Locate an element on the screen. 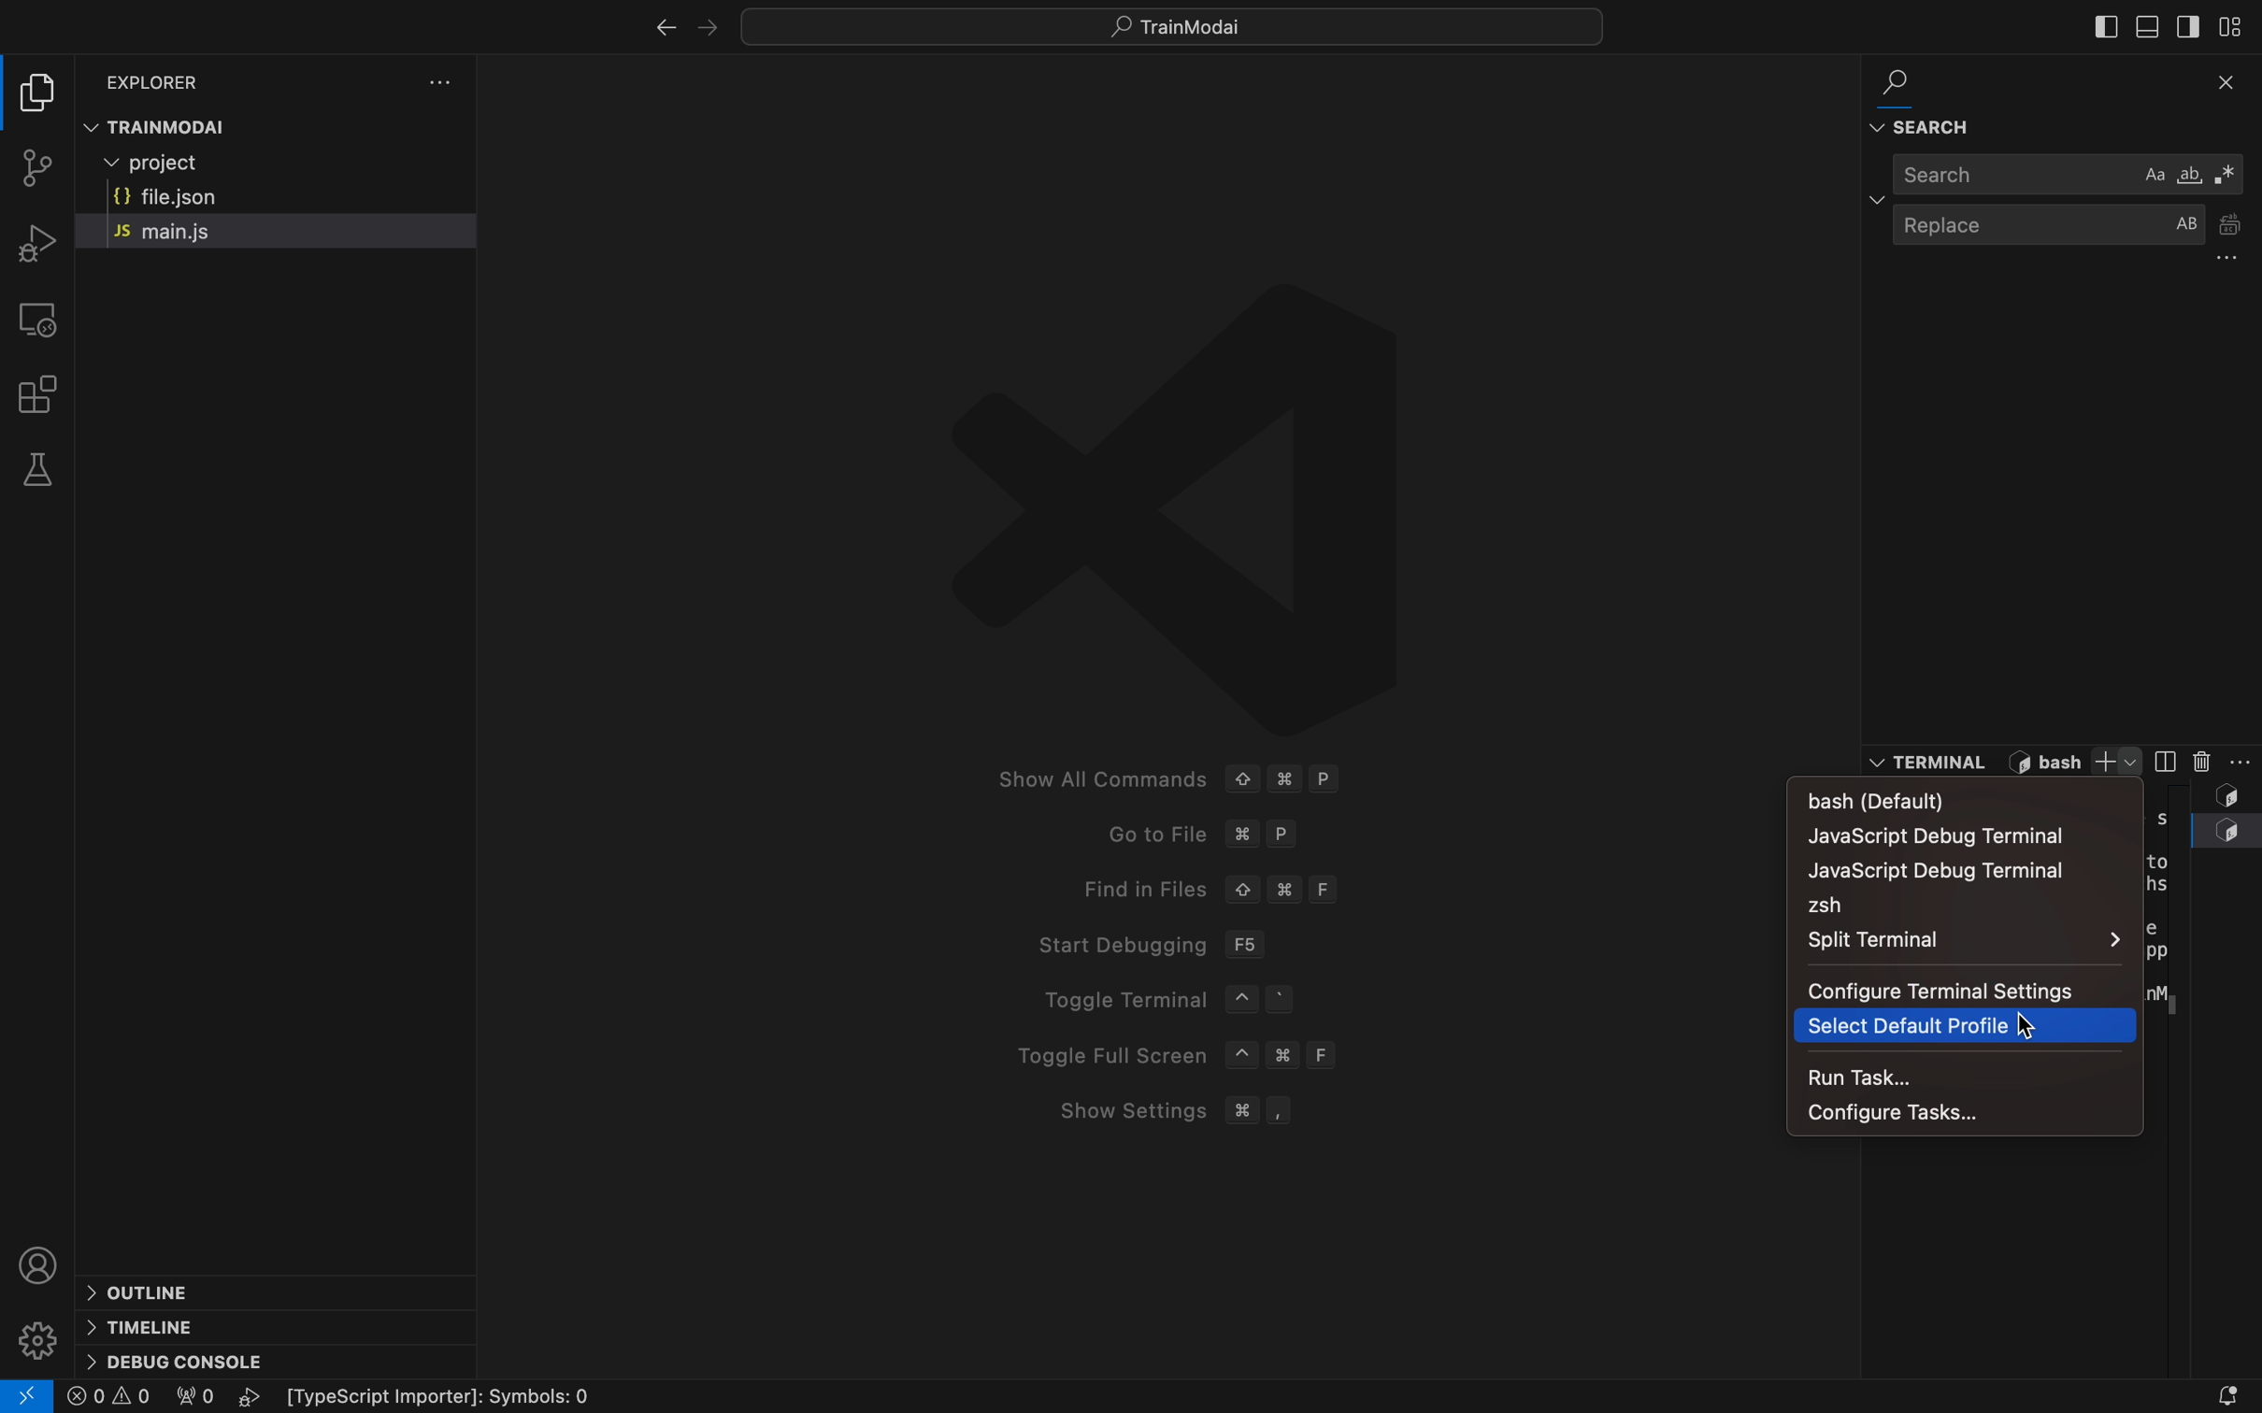 The height and width of the screenshot is (1413, 2262). outline is located at coordinates (148, 1292).